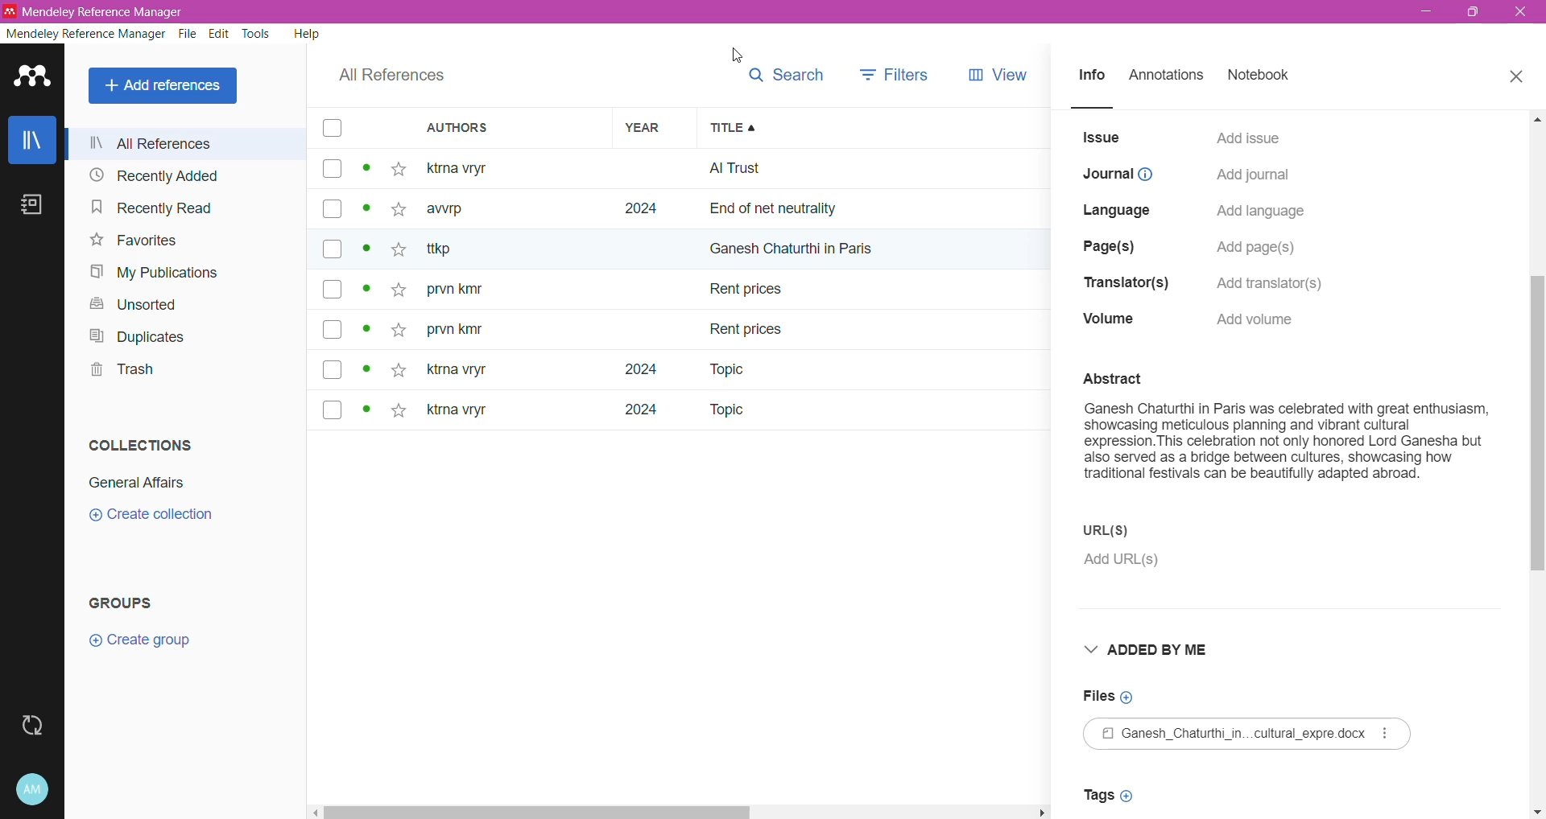  I want to click on Click to select the item, so click(332, 272).